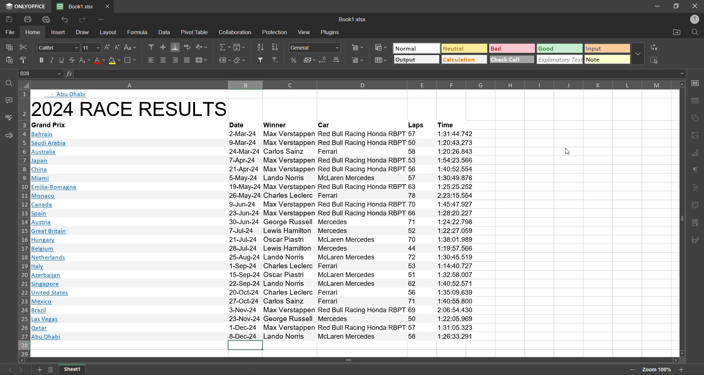 The height and width of the screenshot is (375, 704). I want to click on filter, so click(263, 60).